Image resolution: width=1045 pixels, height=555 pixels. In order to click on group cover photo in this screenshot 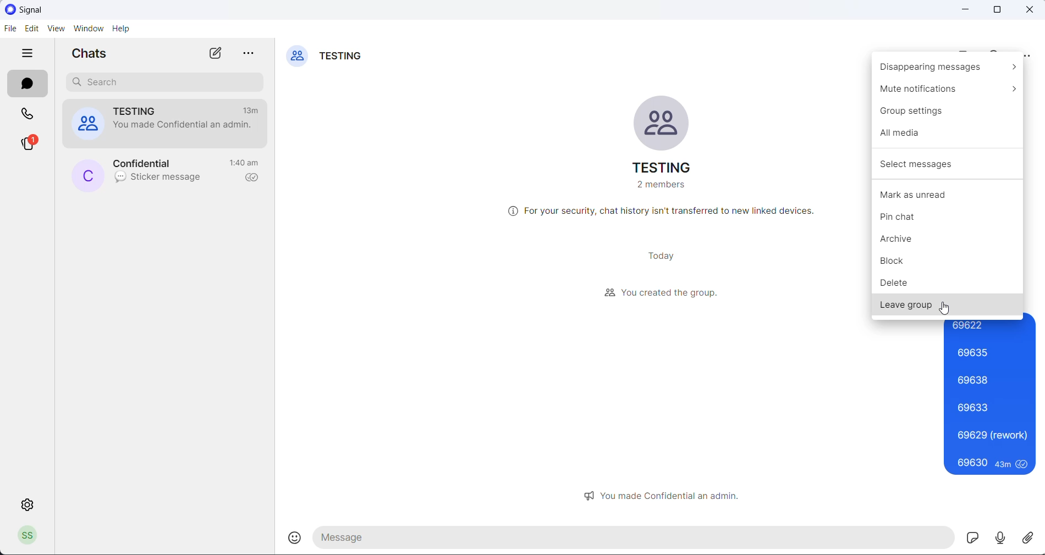, I will do `click(297, 58)`.